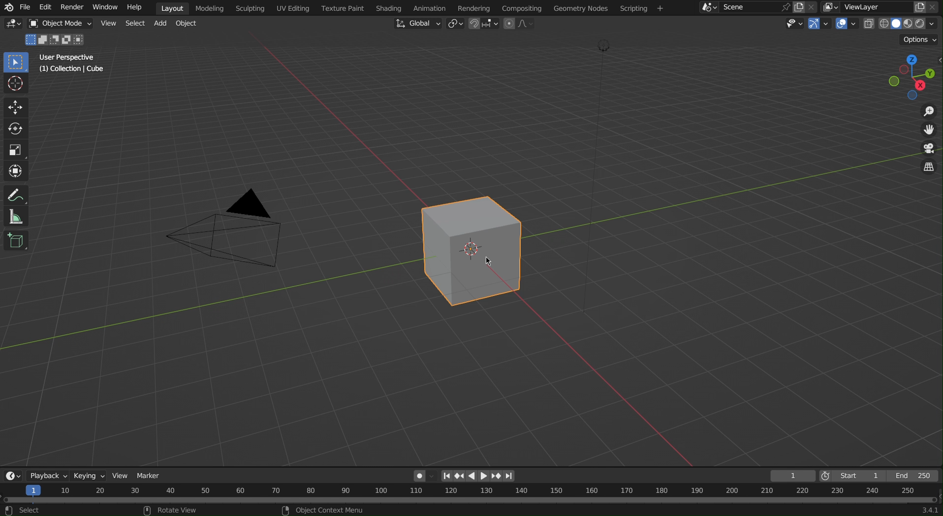 Image resolution: width=943 pixels, height=516 pixels. Describe the element at coordinates (342, 8) in the screenshot. I see `Texture Paint` at that location.